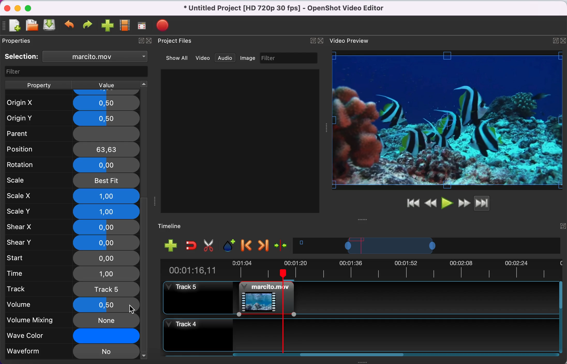 The image size is (567, 364). I want to click on origin y 0,5, so click(73, 117).